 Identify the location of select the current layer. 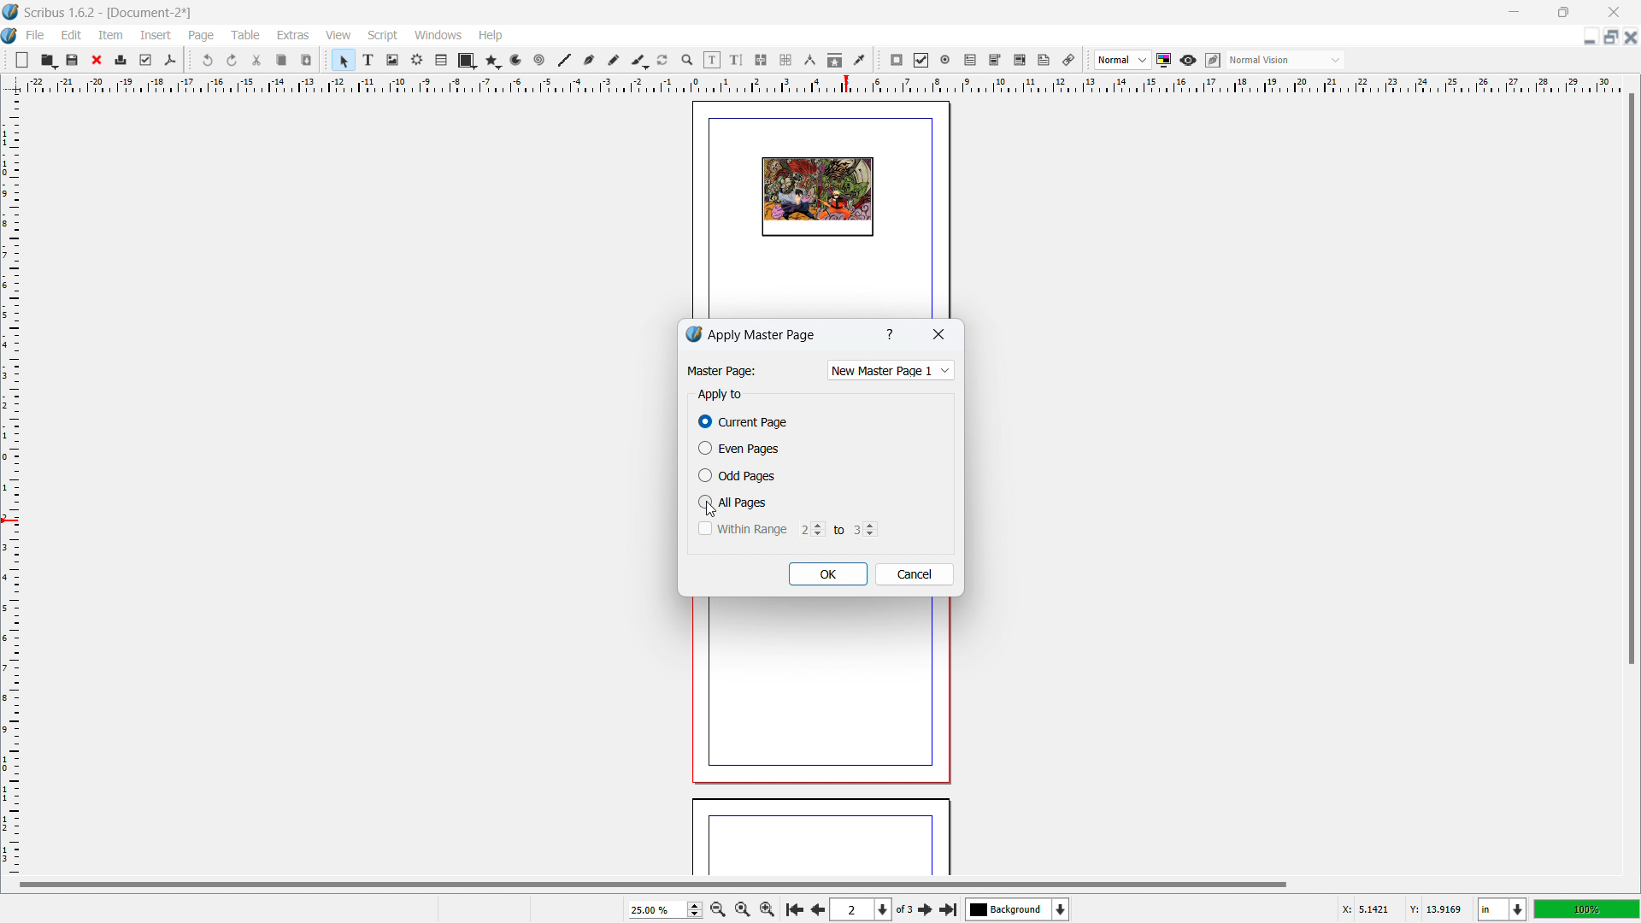
(1018, 909).